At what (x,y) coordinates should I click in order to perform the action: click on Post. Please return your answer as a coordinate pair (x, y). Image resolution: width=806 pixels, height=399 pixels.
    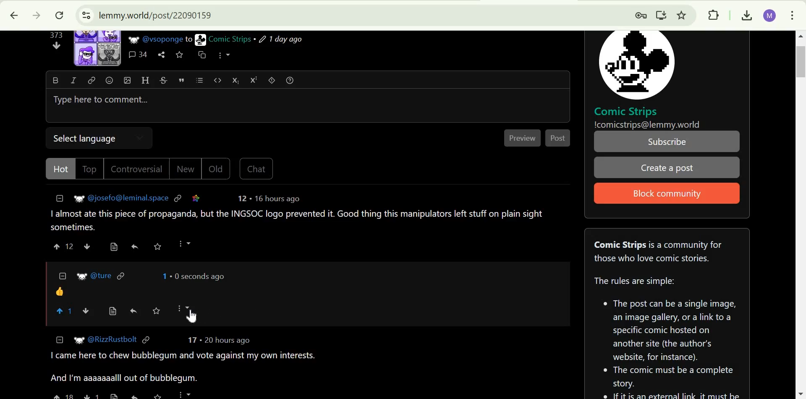
    Looking at the image, I should click on (559, 138).